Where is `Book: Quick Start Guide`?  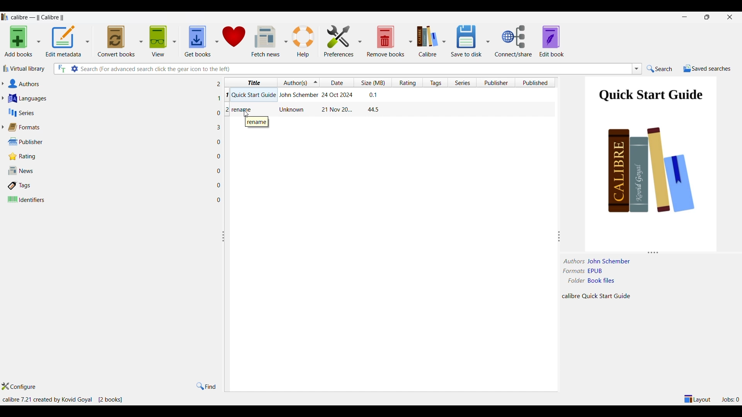
Book: Quick Start Guide is located at coordinates (305, 94).